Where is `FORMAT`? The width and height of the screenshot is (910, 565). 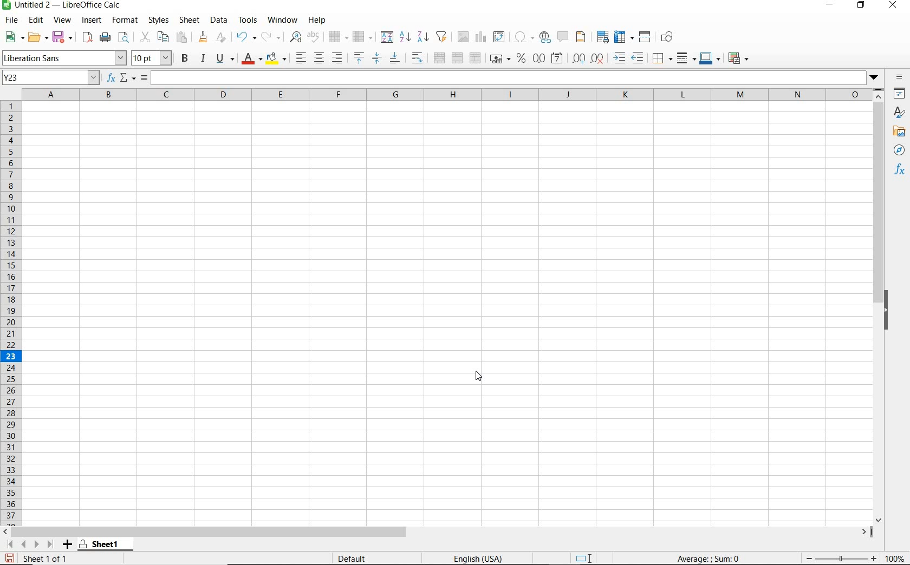
FORMAT is located at coordinates (123, 19).